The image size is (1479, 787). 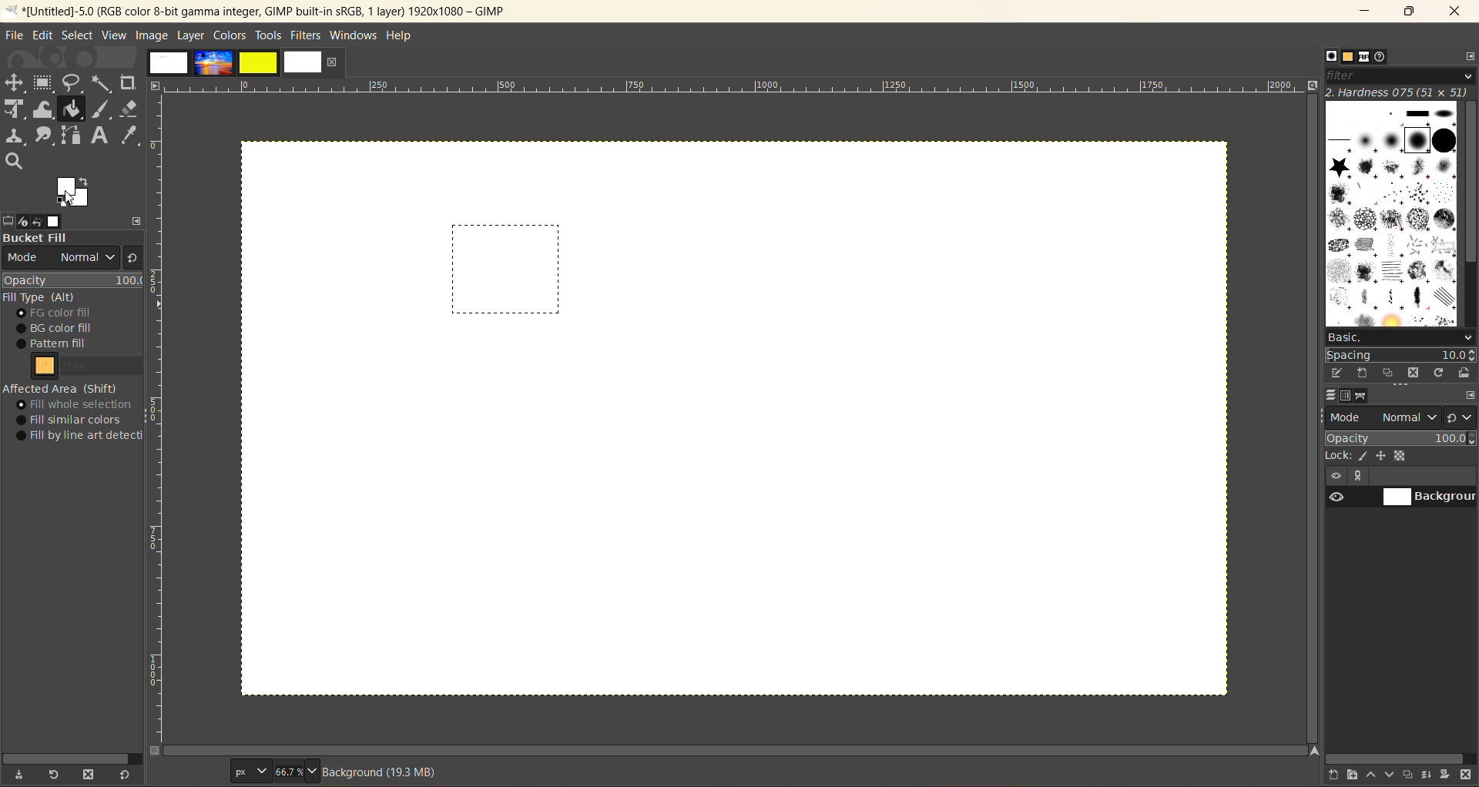 I want to click on vertical scroll bar, so click(x=1307, y=393).